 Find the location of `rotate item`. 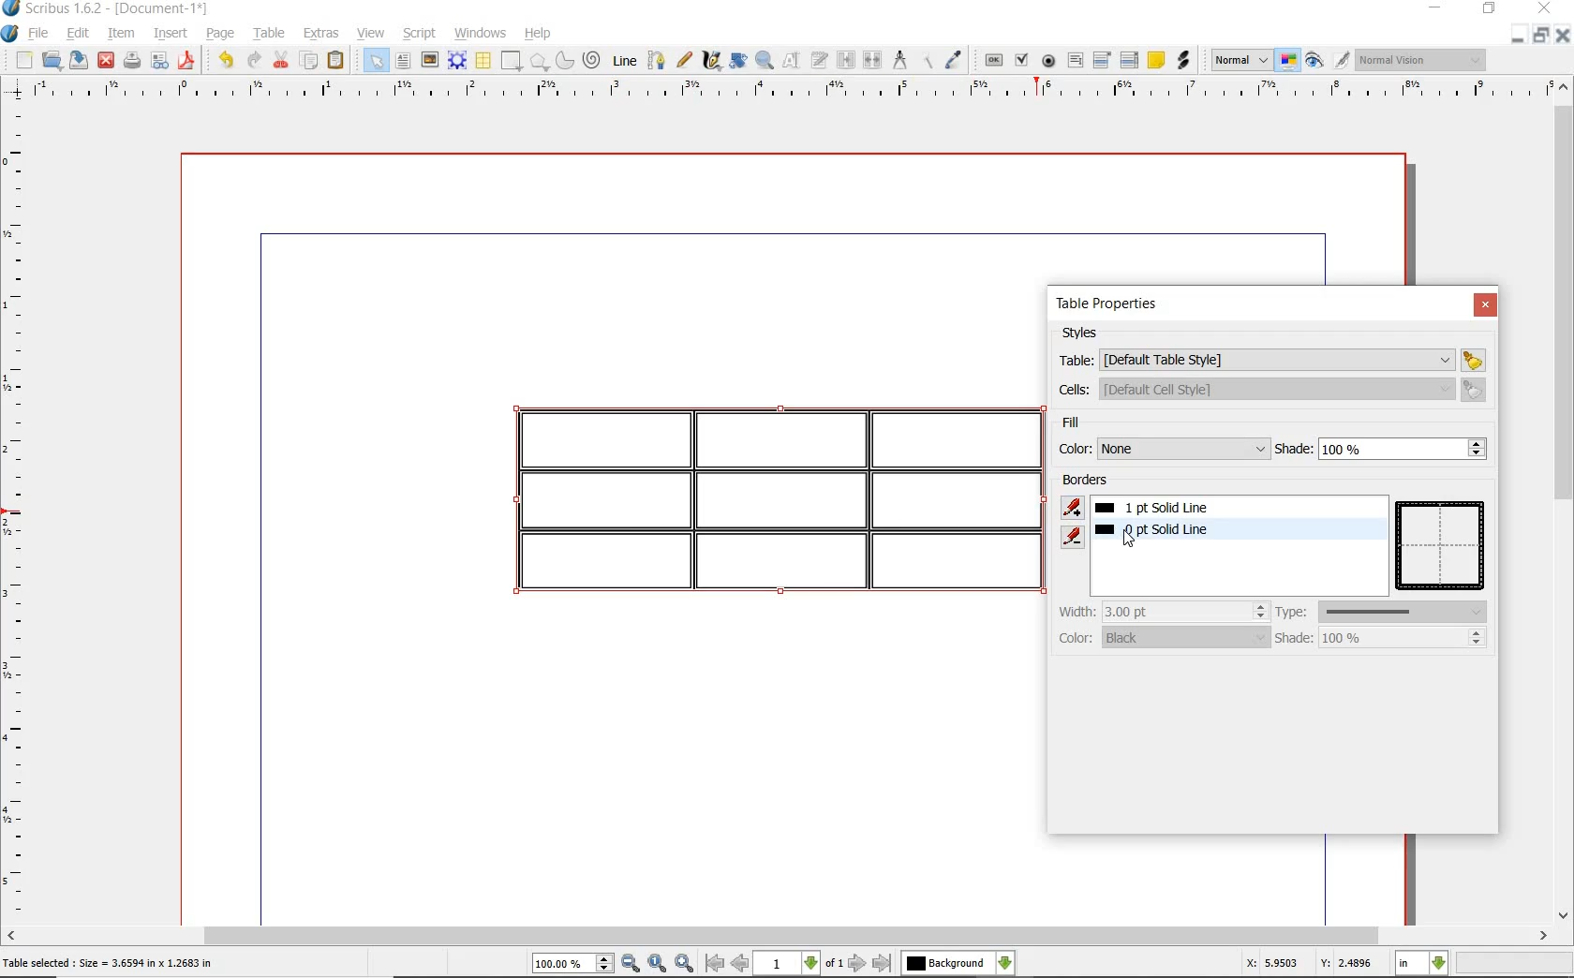

rotate item is located at coordinates (738, 62).